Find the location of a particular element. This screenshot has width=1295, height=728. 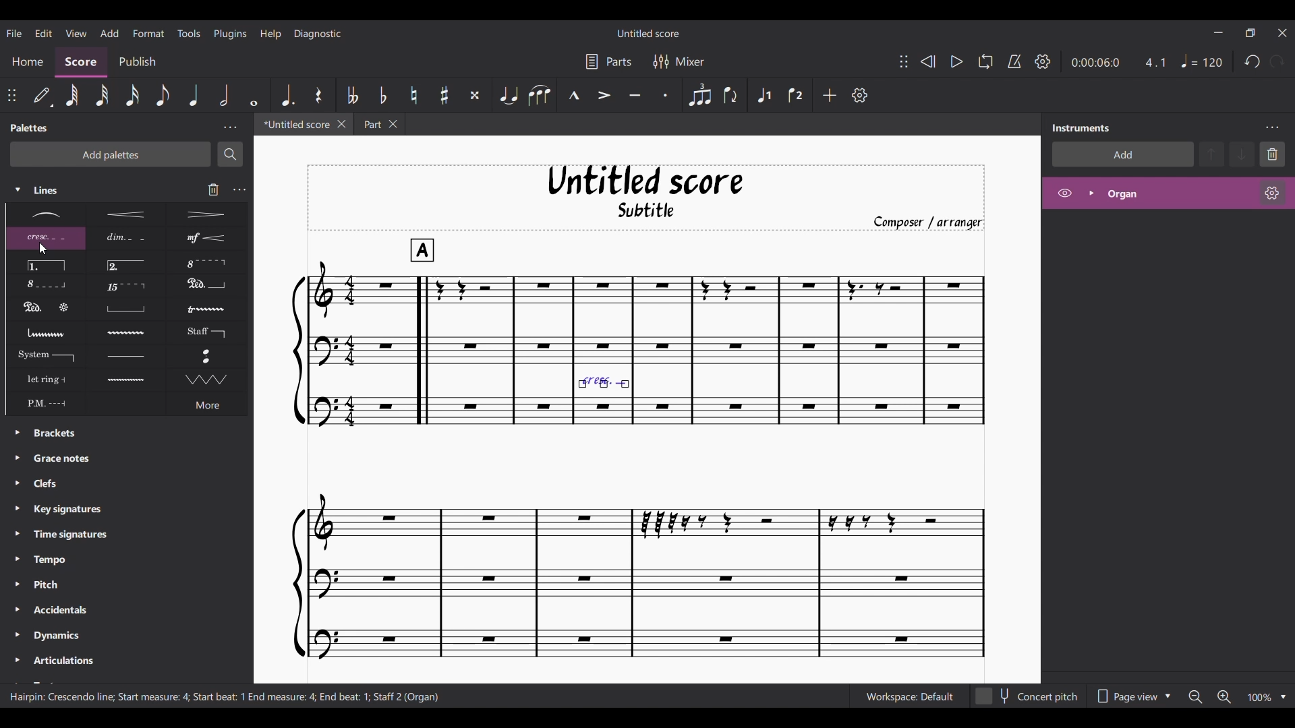

Home section is located at coordinates (27, 62).